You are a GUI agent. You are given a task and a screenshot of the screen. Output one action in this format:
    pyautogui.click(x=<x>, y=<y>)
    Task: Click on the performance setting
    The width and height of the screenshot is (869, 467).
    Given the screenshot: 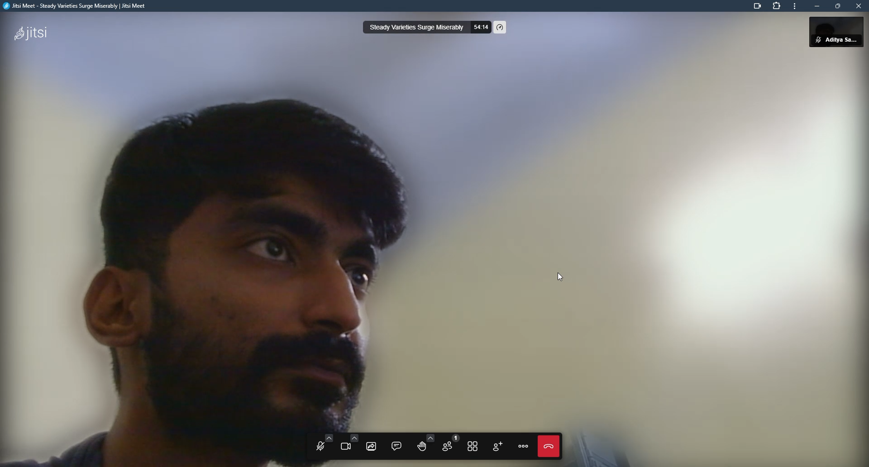 What is the action you would take?
    pyautogui.click(x=501, y=28)
    